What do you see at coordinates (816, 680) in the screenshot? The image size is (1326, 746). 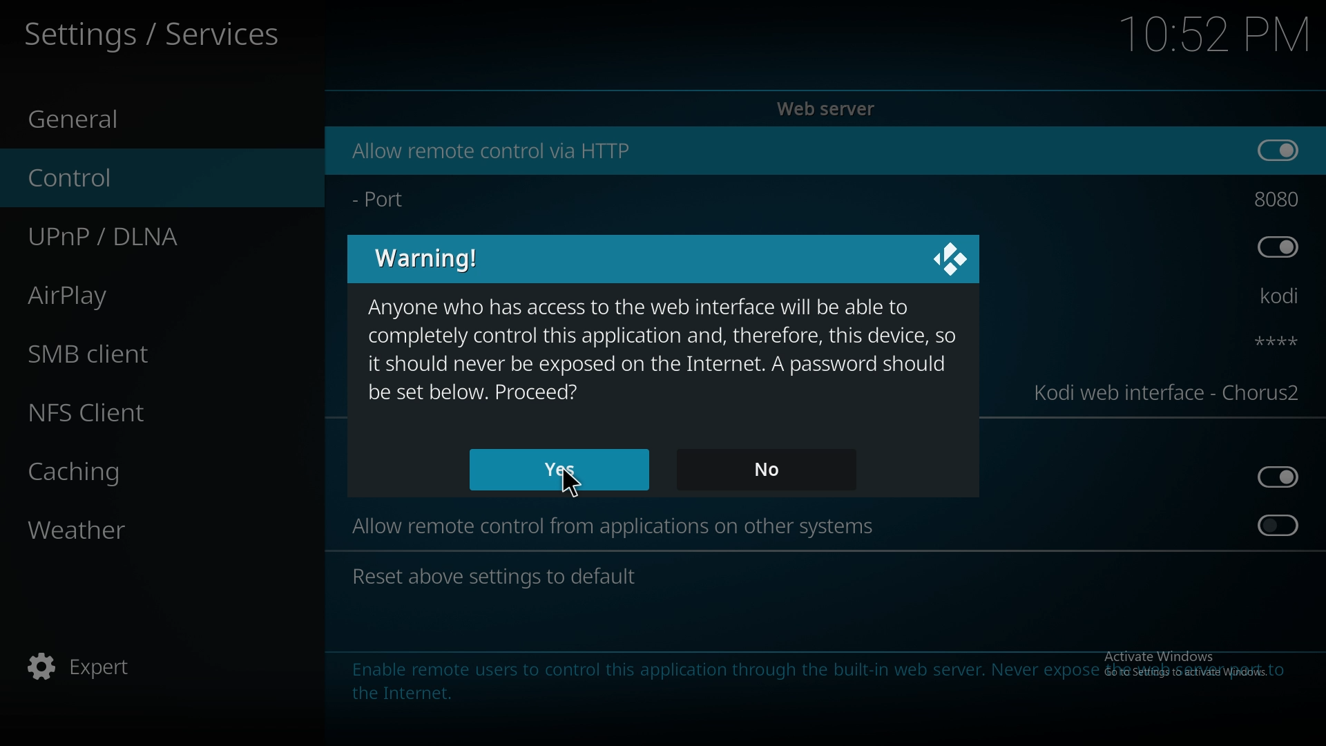 I see `info` at bounding box center [816, 680].